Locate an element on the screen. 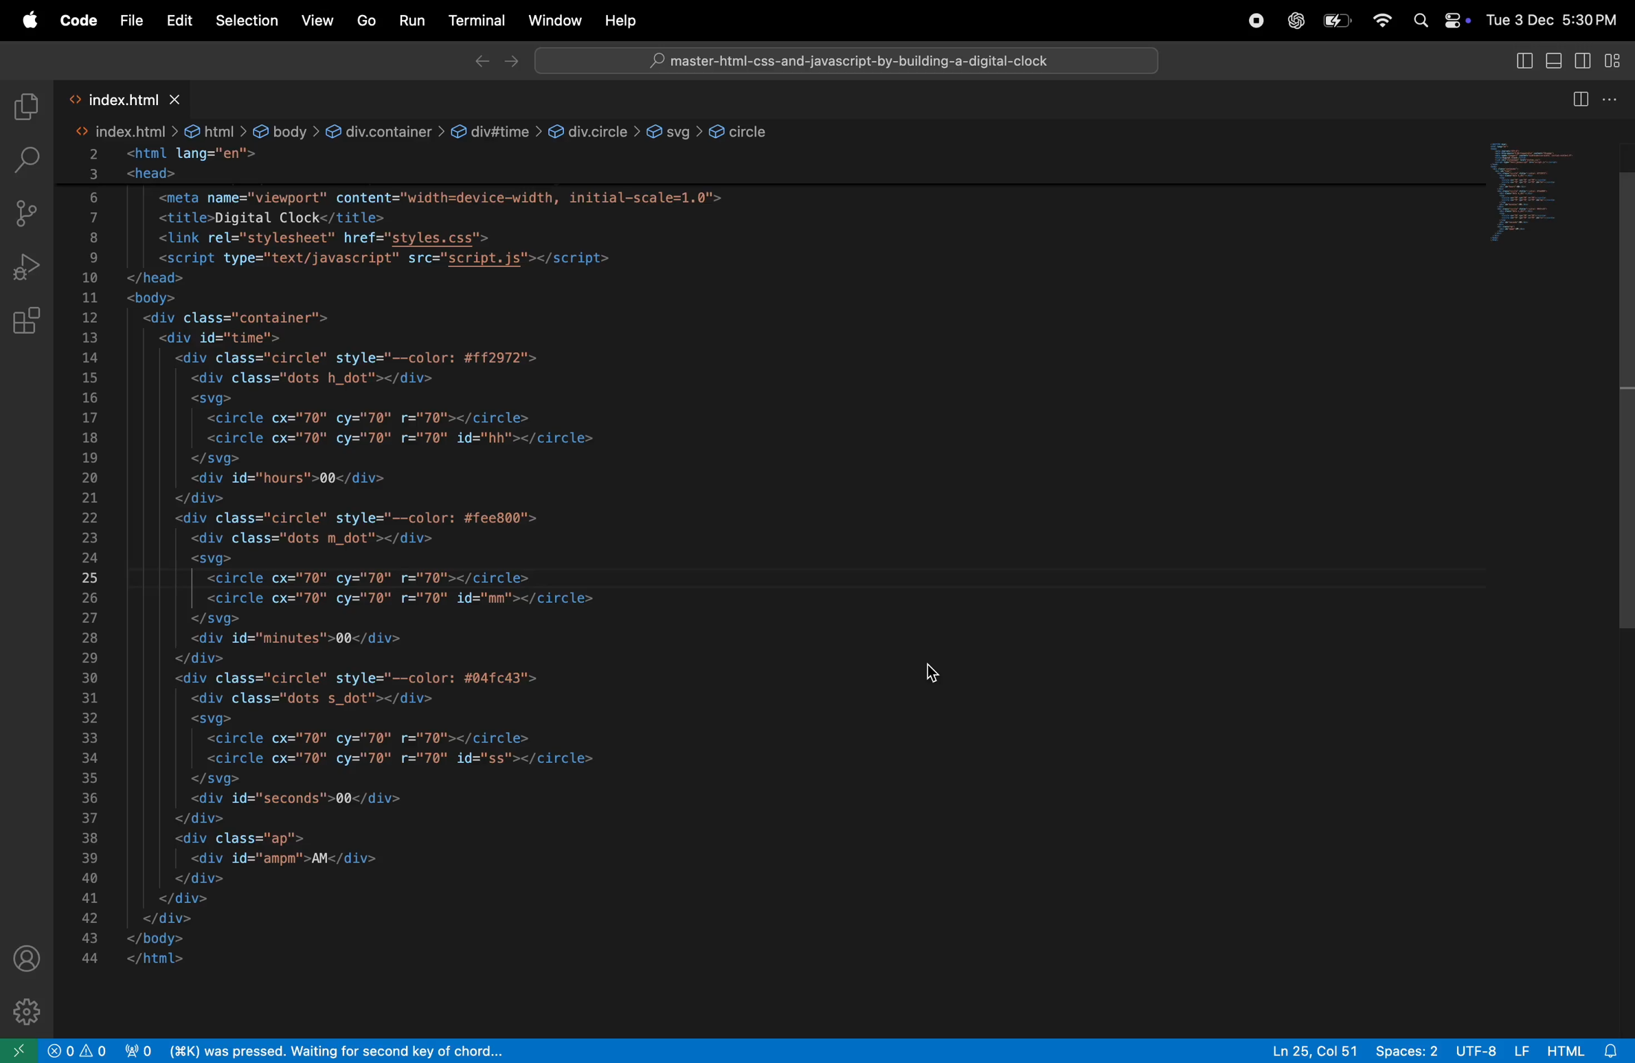 The width and height of the screenshot is (1635, 1063). Split editor is located at coordinates (1577, 95).